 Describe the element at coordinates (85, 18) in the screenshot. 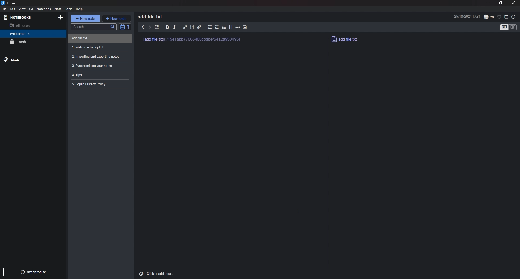

I see `new note` at that location.